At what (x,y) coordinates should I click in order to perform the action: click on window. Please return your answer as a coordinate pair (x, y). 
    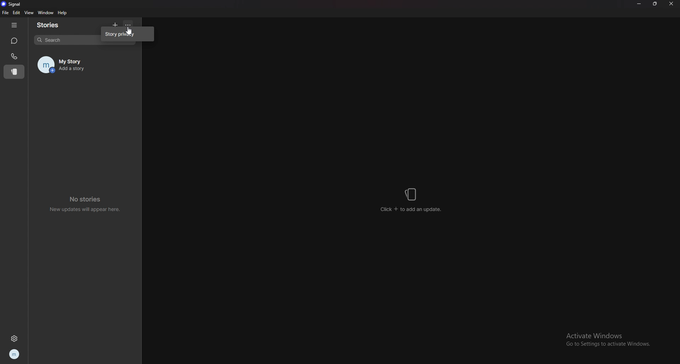
    Looking at the image, I should click on (46, 12).